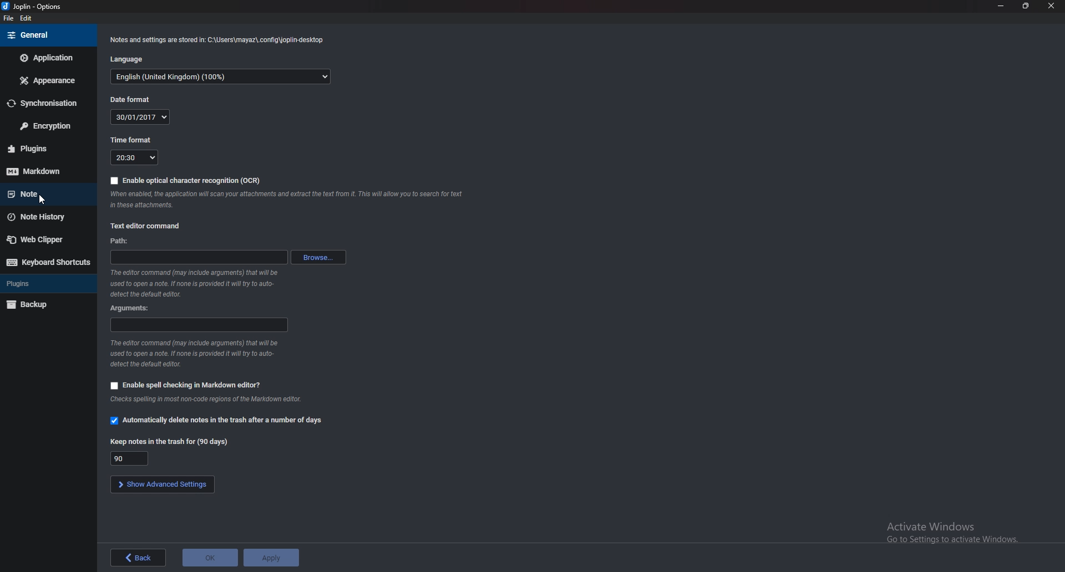 The width and height of the screenshot is (1065, 572). What do you see at coordinates (135, 139) in the screenshot?
I see `Time format` at bounding box center [135, 139].